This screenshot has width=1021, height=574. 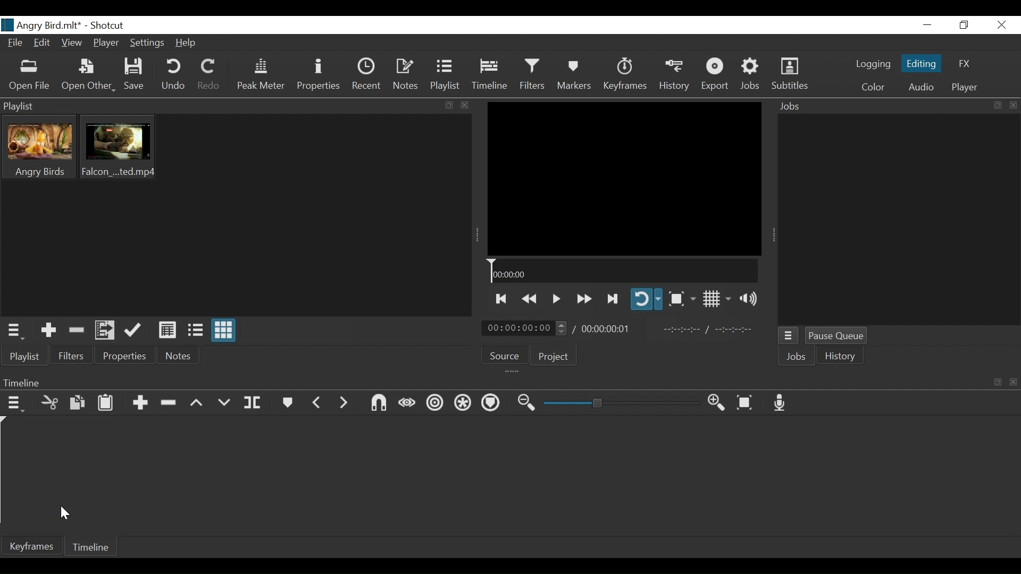 What do you see at coordinates (927, 24) in the screenshot?
I see `Minimize` at bounding box center [927, 24].